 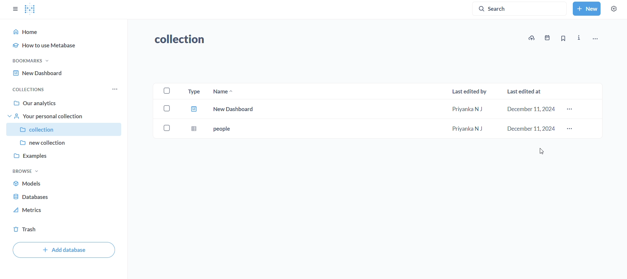 I want to click on close sidebar, so click(x=15, y=9).